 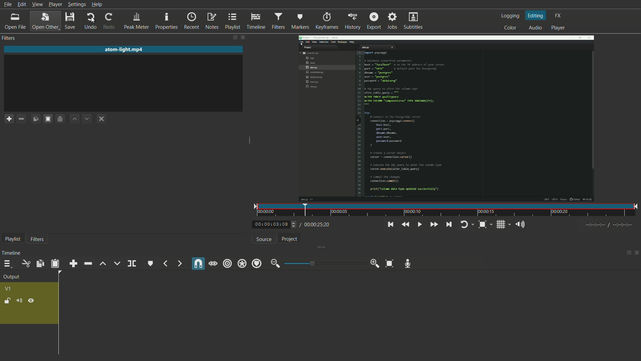 I want to click on source, so click(x=264, y=240).